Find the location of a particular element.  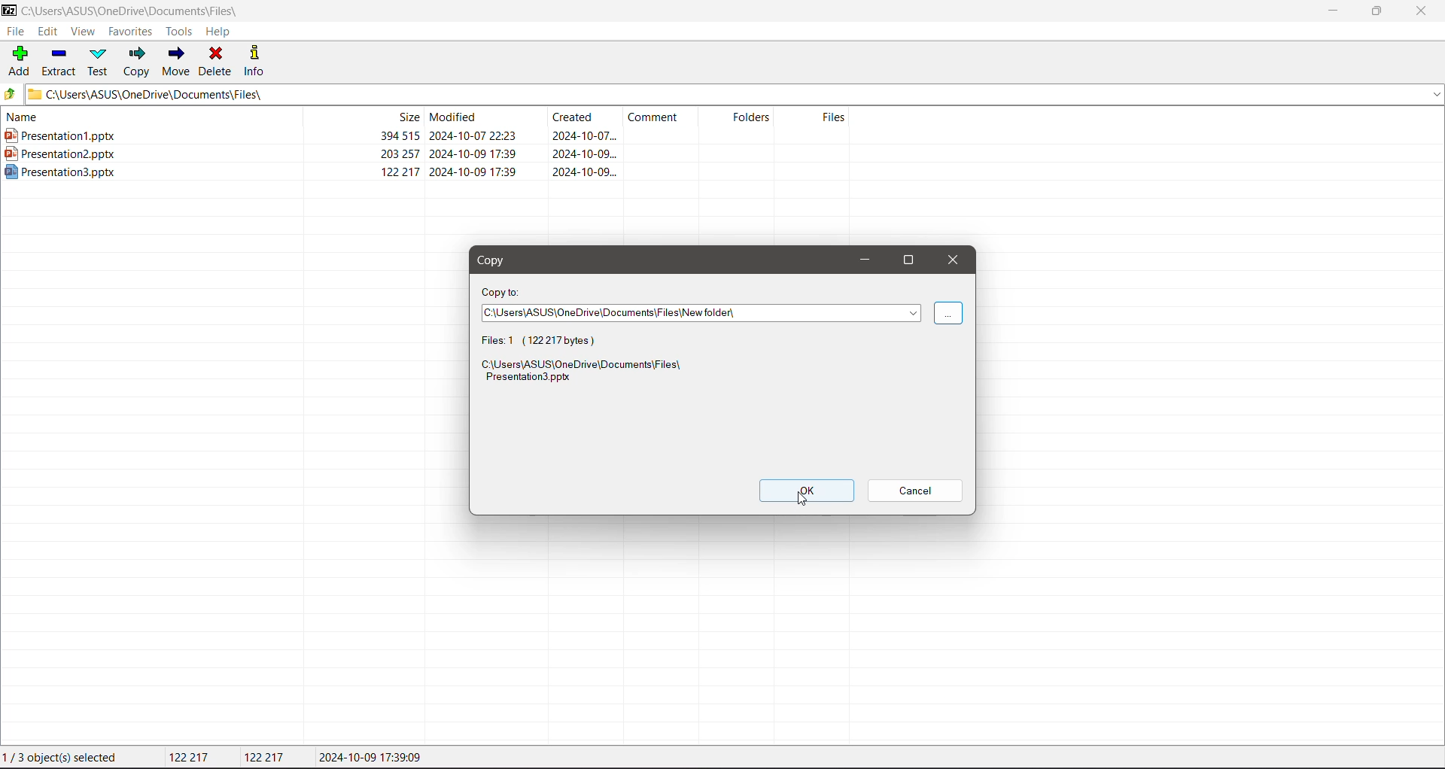

1/ 3 object(s) selected is located at coordinates (63, 758).